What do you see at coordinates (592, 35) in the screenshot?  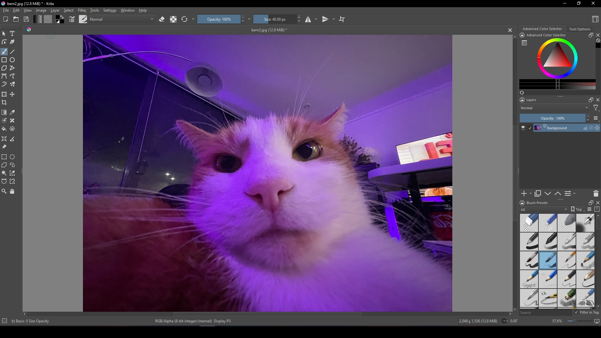 I see `Float docker` at bounding box center [592, 35].